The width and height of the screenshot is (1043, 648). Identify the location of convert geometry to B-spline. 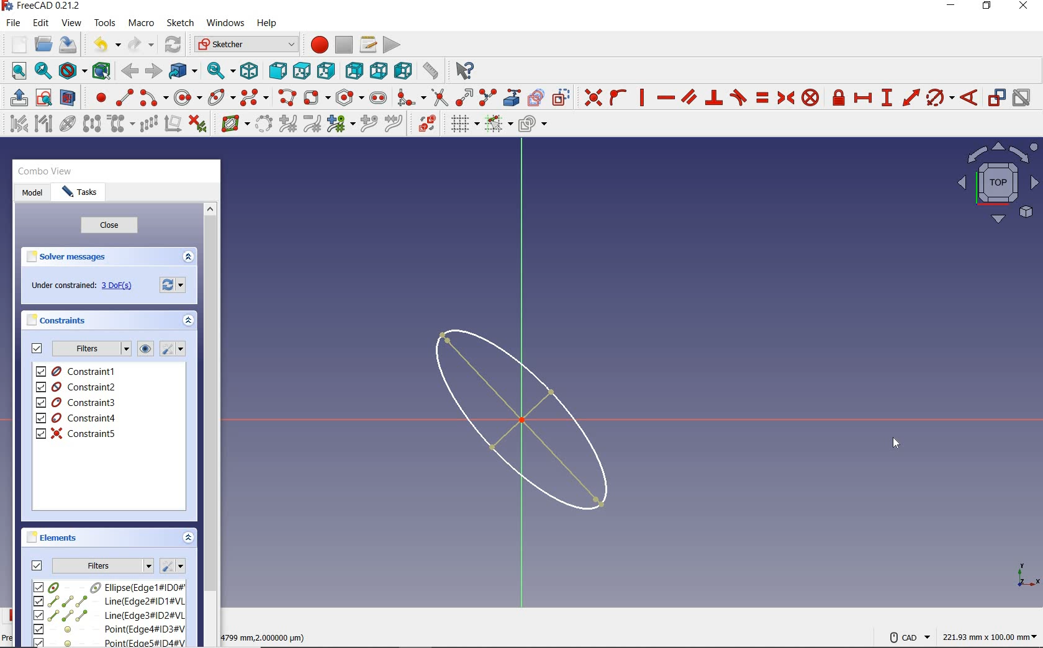
(263, 125).